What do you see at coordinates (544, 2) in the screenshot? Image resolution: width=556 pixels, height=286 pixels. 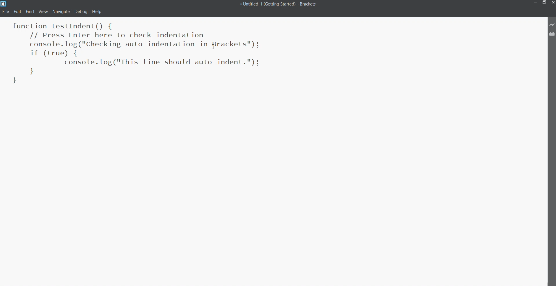 I see `Maximize` at bounding box center [544, 2].